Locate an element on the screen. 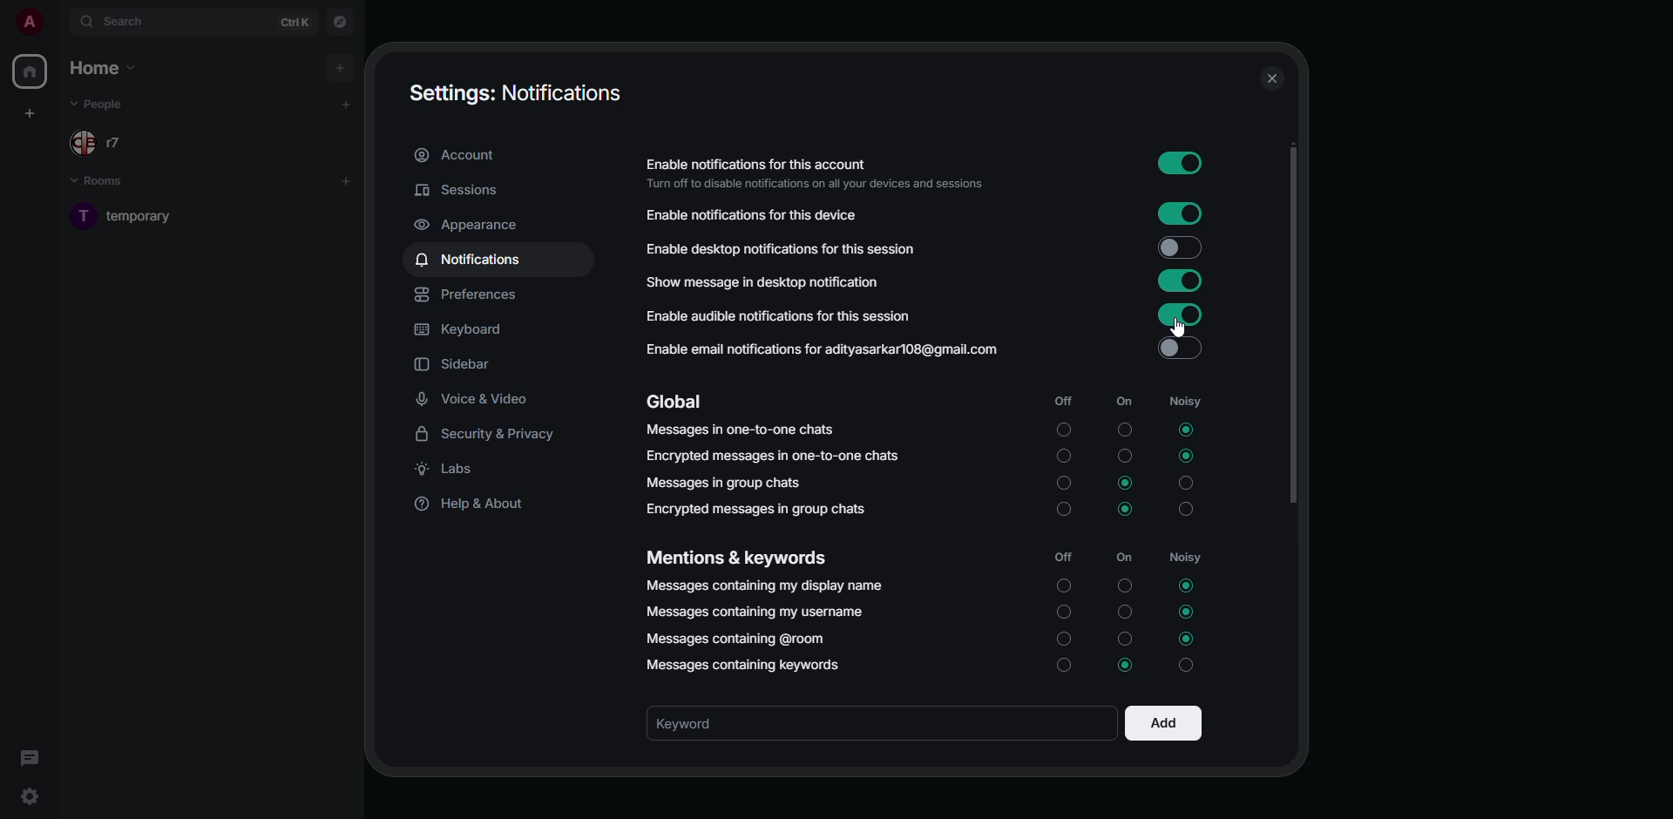 The height and width of the screenshot is (819, 1673). add is located at coordinates (338, 68).